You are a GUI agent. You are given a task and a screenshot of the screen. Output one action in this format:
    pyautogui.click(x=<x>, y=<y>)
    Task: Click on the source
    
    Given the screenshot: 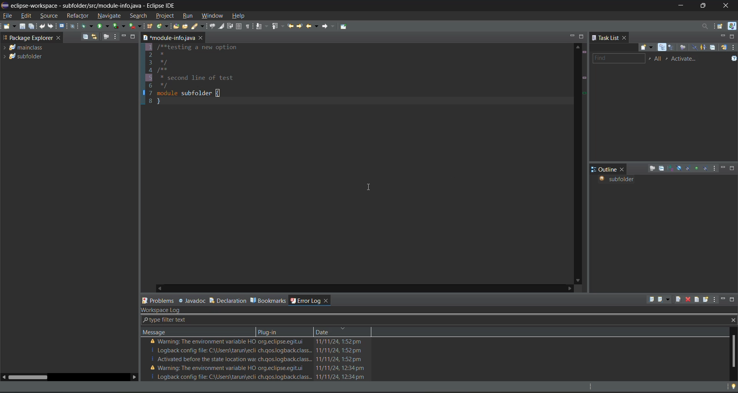 What is the action you would take?
    pyautogui.click(x=50, y=16)
    